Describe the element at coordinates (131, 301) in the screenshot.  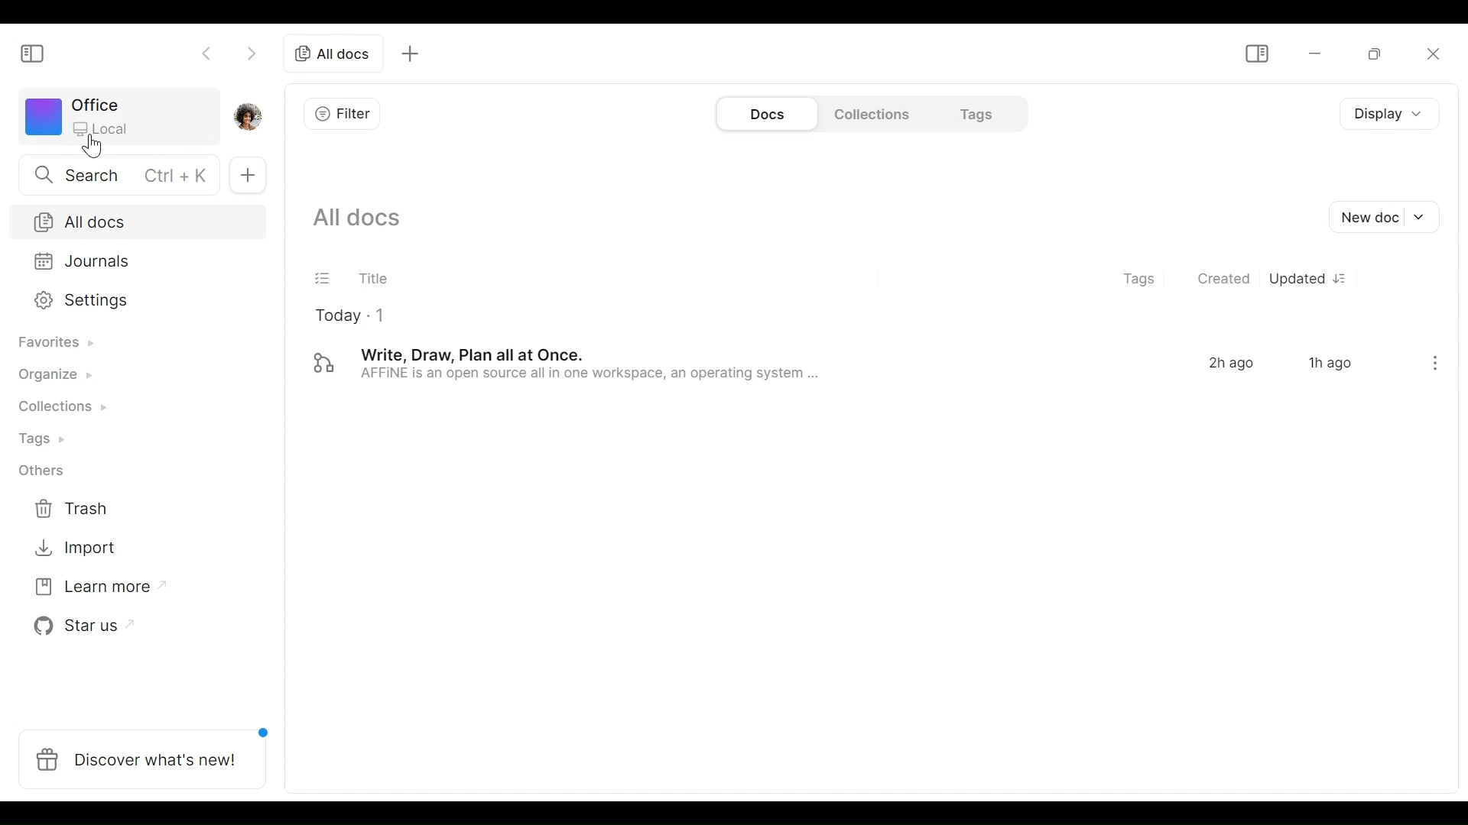
I see `Settings` at that location.